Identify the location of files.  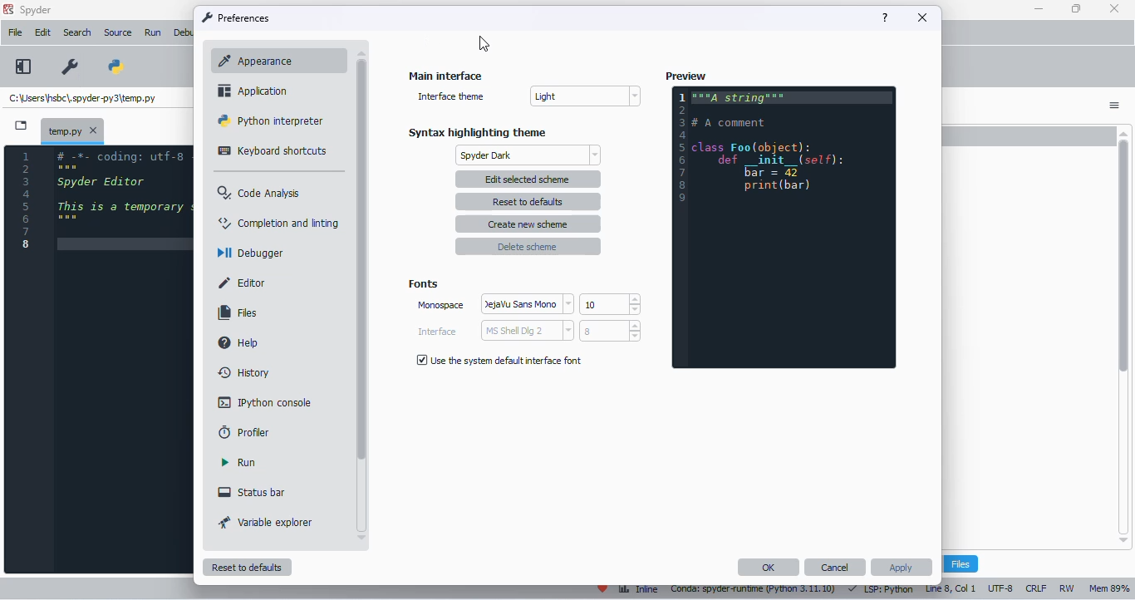
(961, 563).